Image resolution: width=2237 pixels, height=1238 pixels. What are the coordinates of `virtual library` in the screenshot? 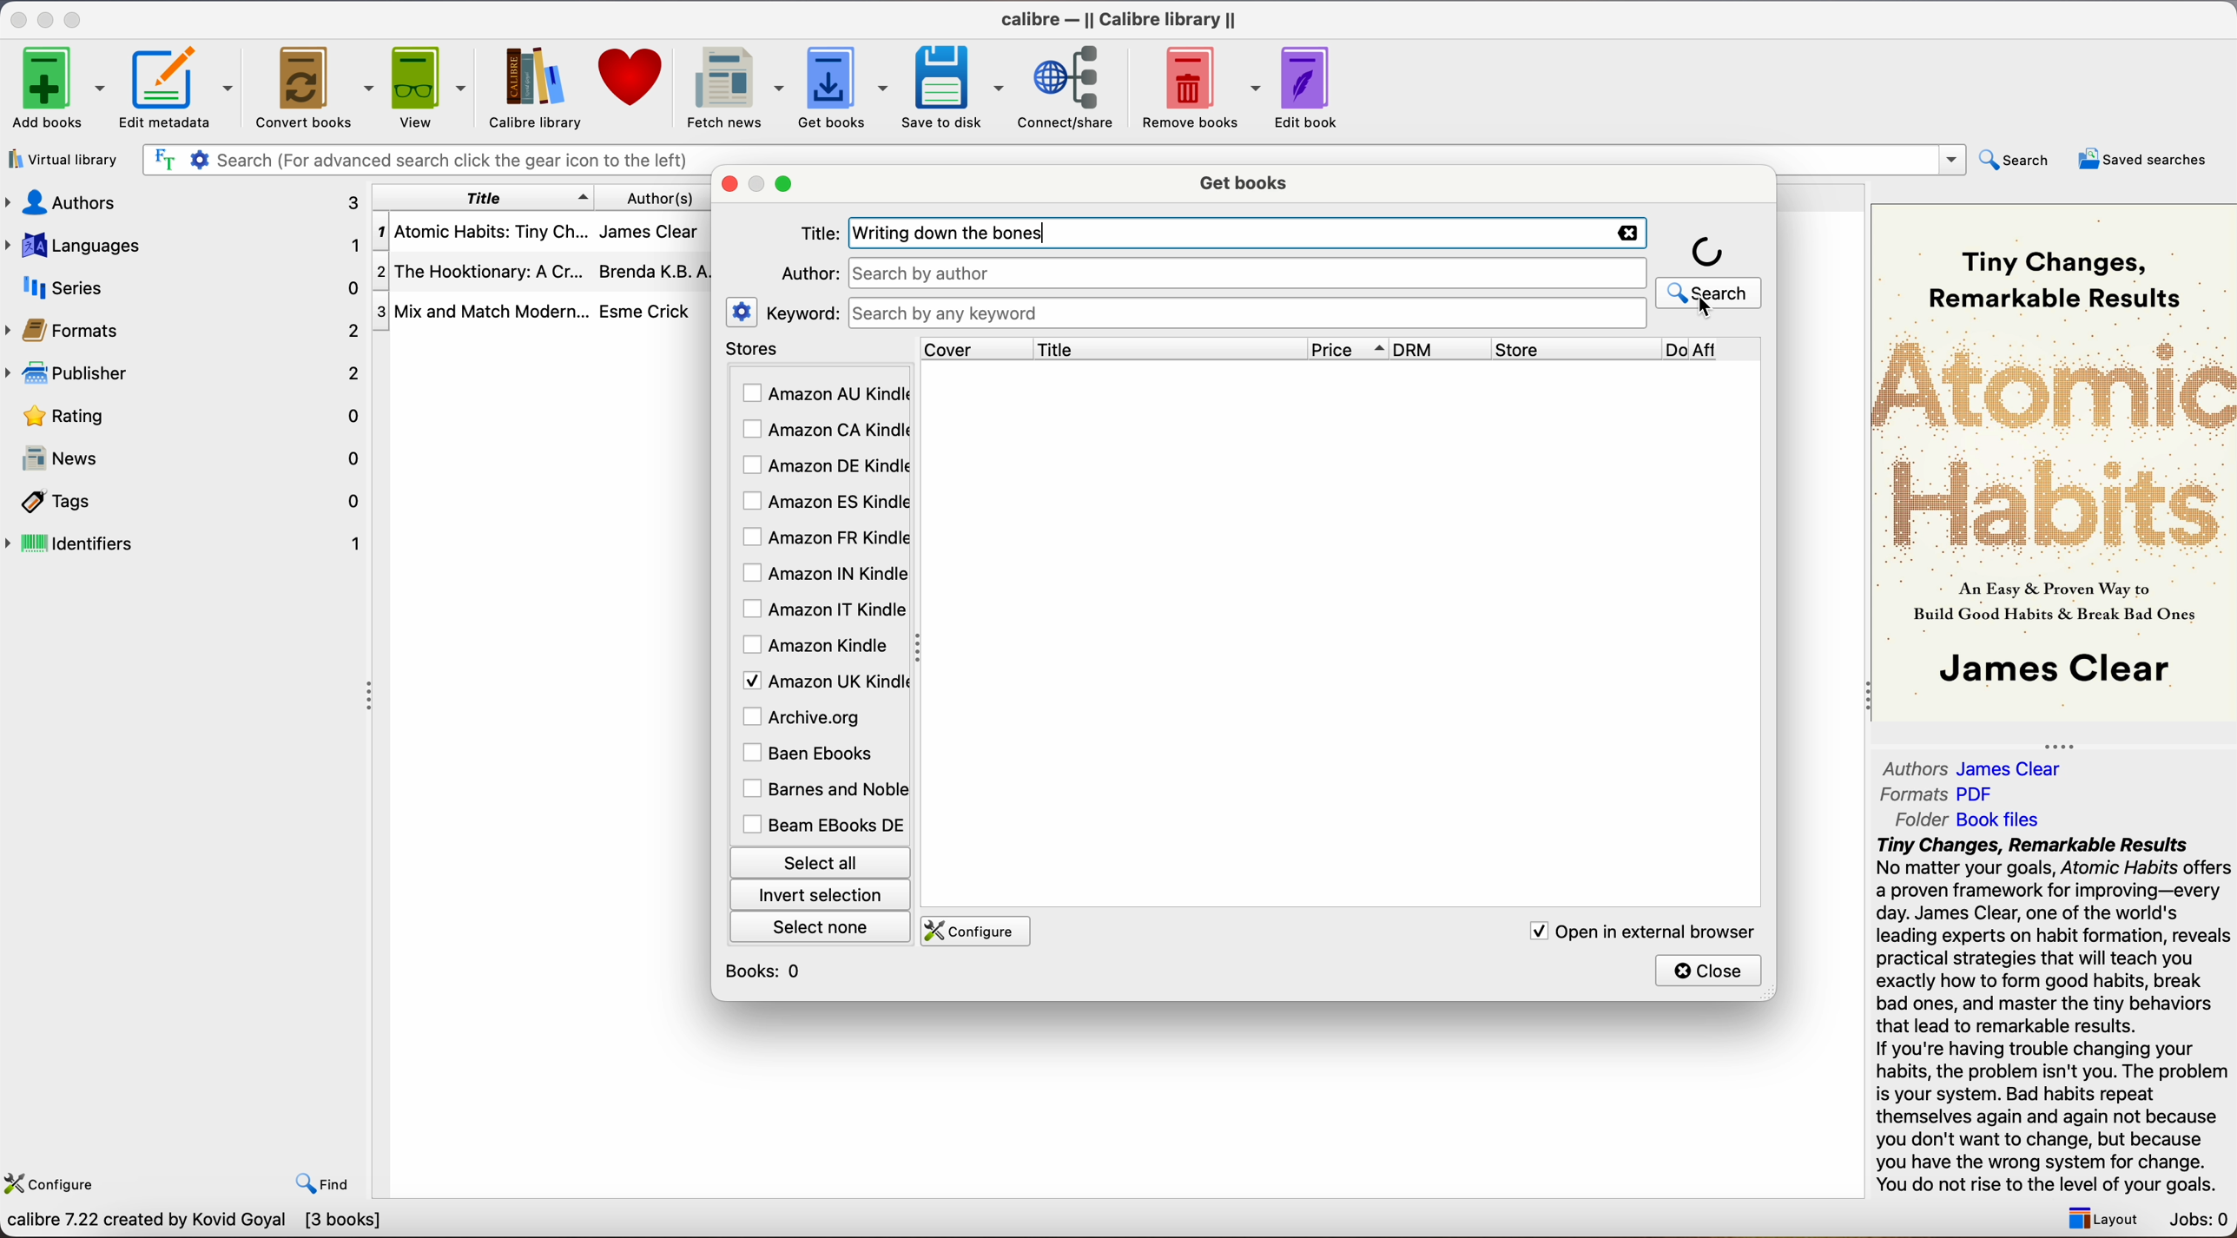 It's located at (64, 161).